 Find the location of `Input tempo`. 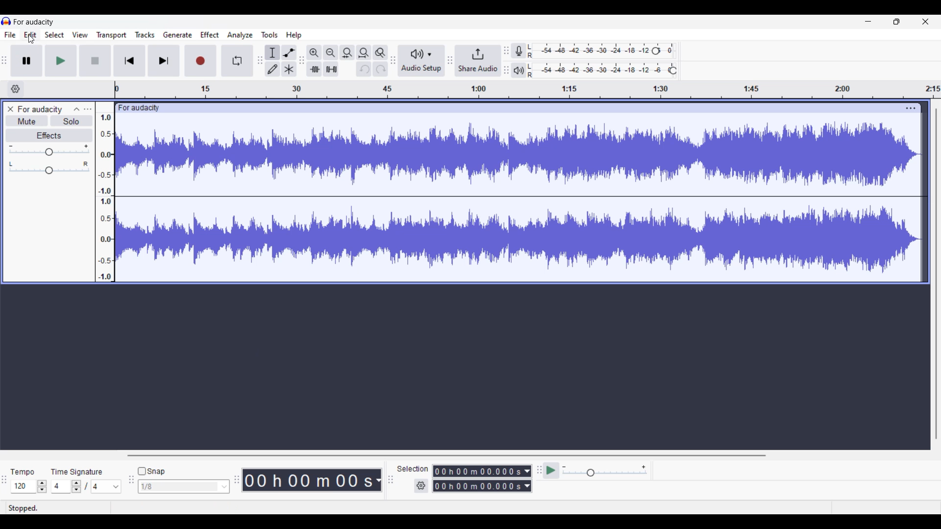

Input tempo is located at coordinates (23, 486).